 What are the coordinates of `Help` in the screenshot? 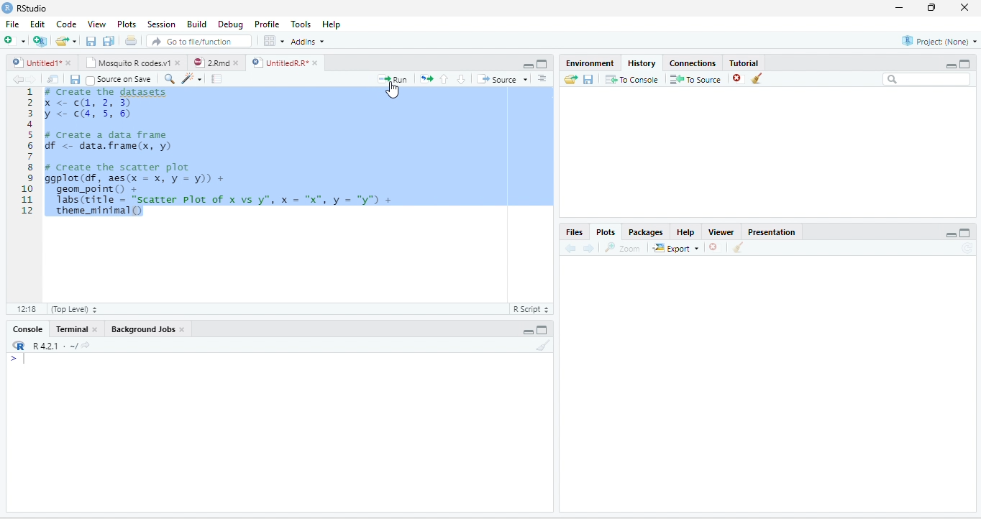 It's located at (685, 231).